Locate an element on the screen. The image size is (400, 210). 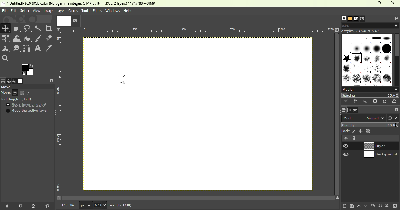
Edit is located at coordinates (13, 10).